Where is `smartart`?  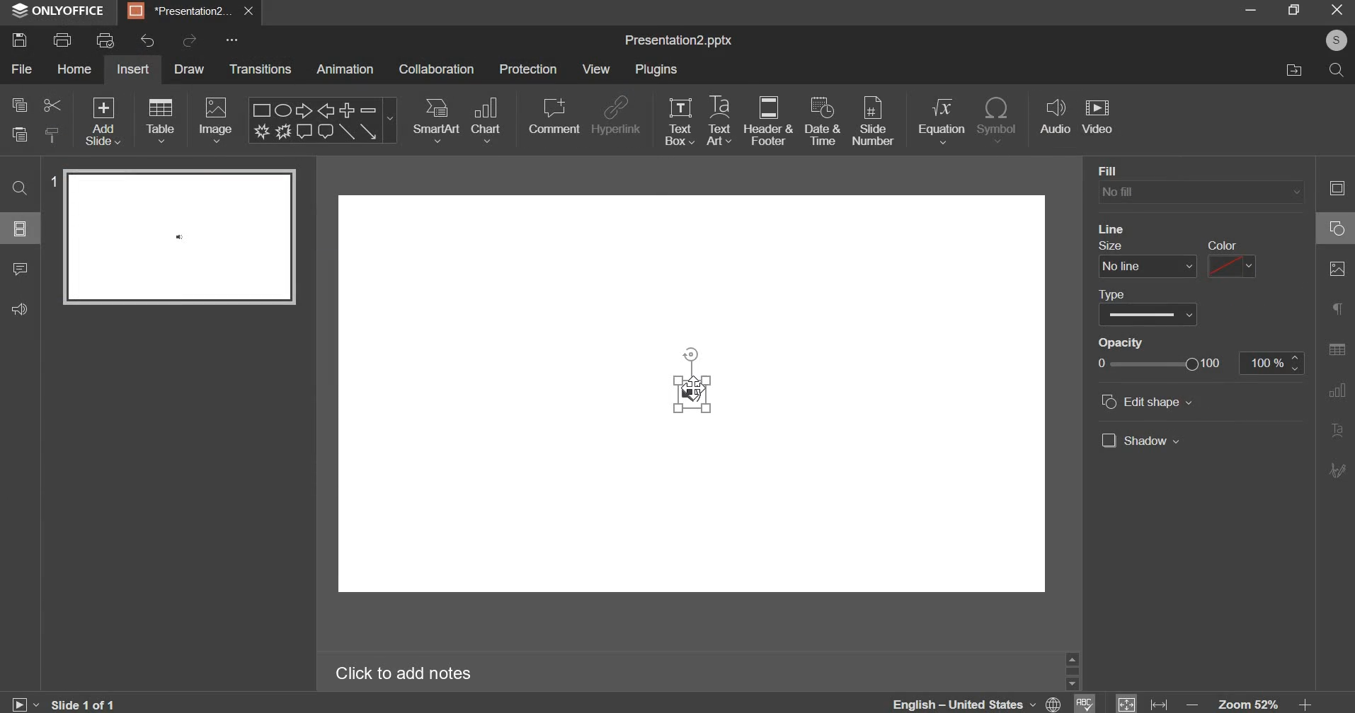 smartart is located at coordinates (436, 120).